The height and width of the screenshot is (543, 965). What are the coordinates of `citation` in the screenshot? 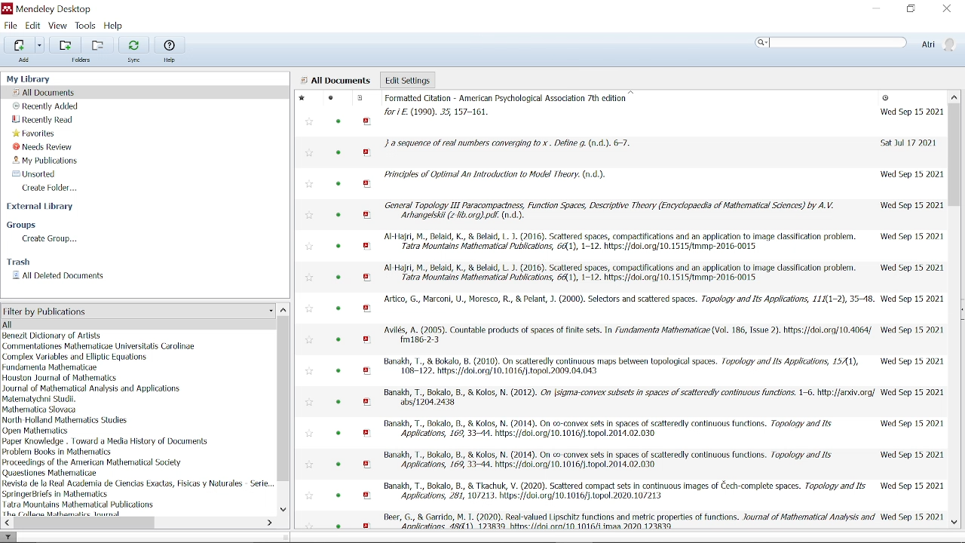 It's located at (628, 299).